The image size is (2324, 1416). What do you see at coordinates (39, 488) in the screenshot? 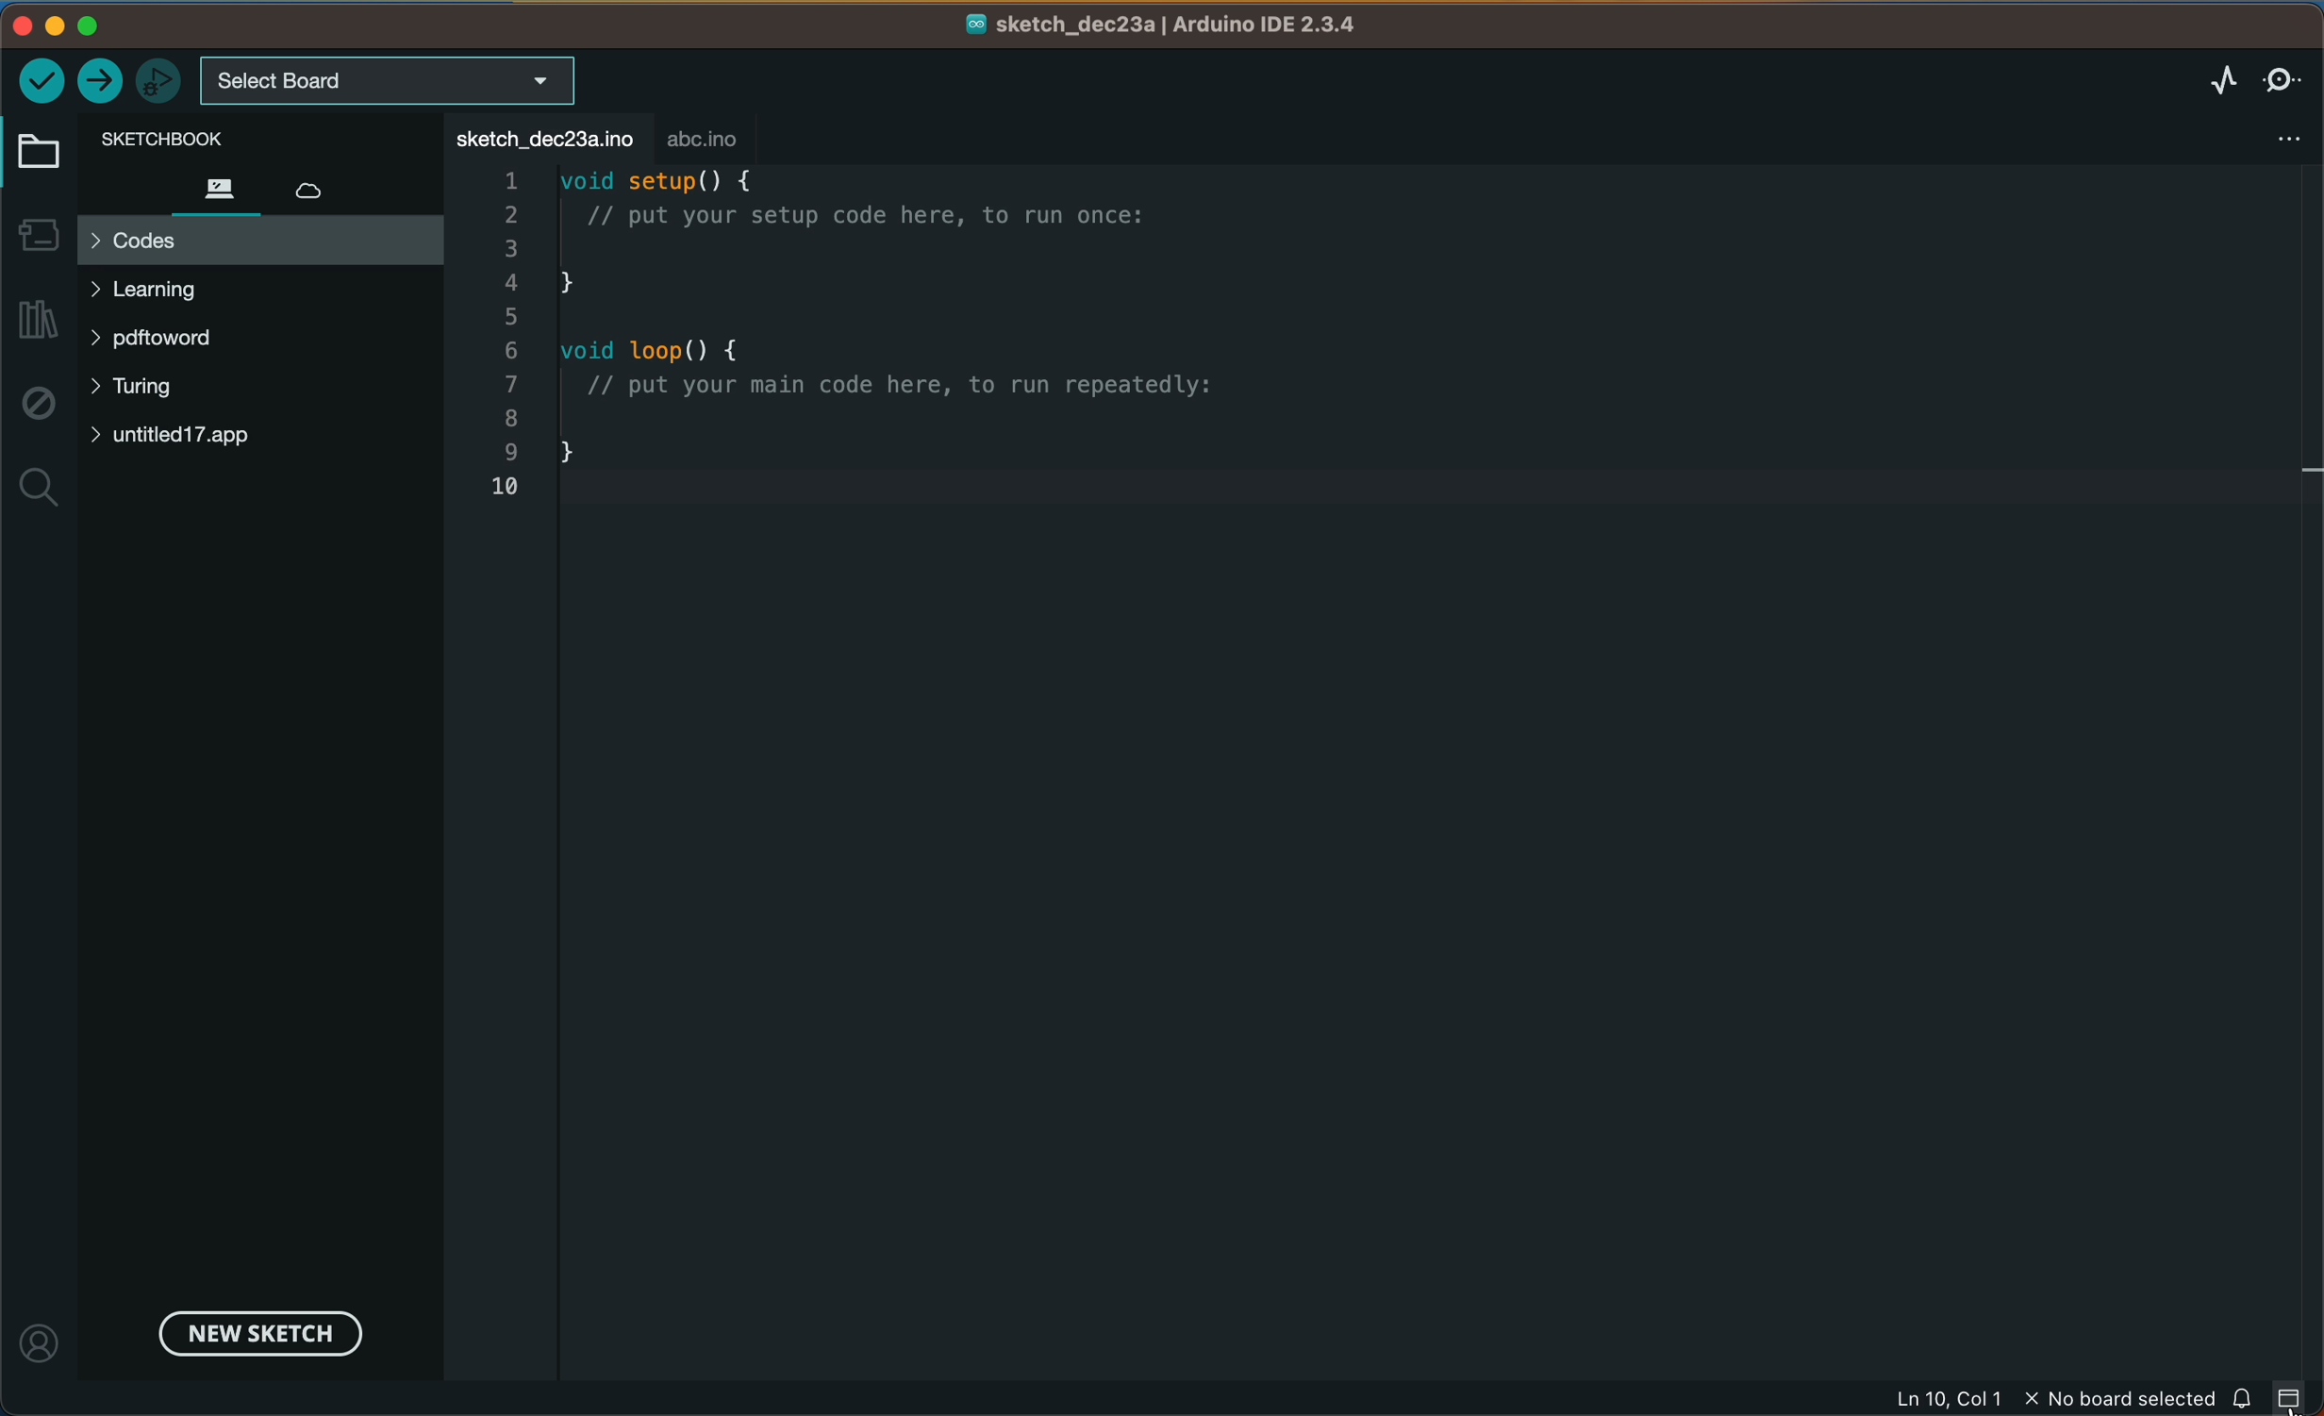
I see `search` at bounding box center [39, 488].